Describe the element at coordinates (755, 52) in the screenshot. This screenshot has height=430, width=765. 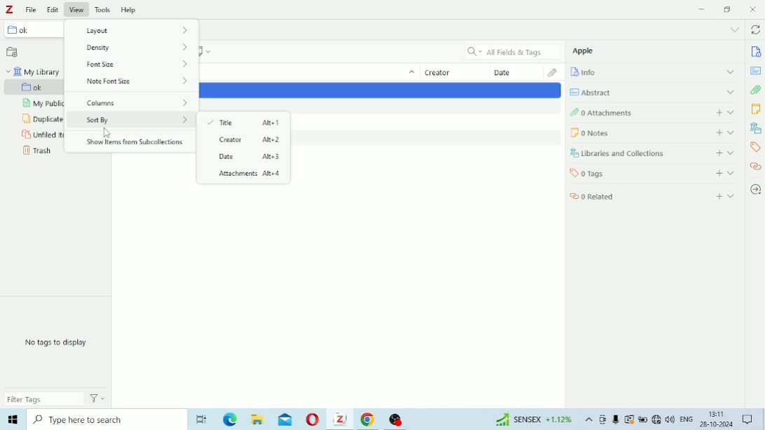
I see `Info` at that location.